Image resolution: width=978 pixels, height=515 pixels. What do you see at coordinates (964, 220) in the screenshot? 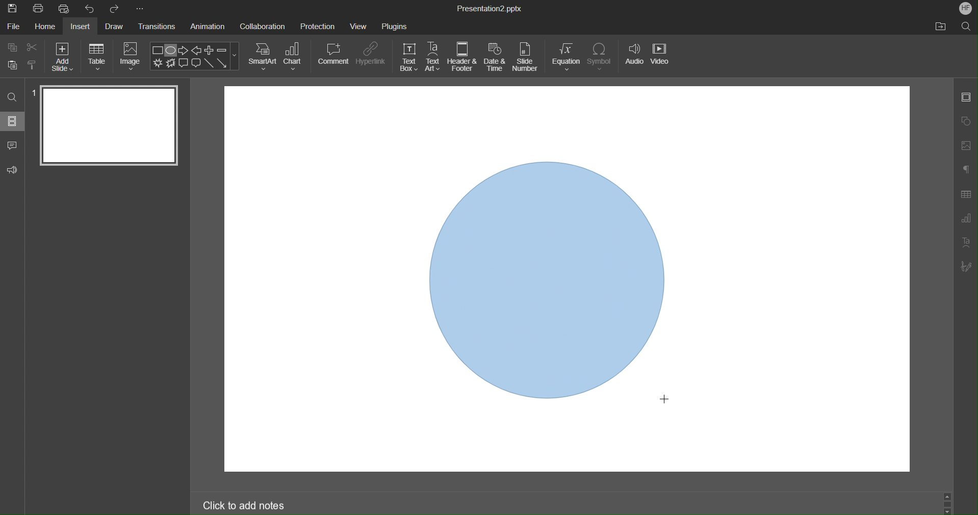
I see `Graph Settings` at bounding box center [964, 220].